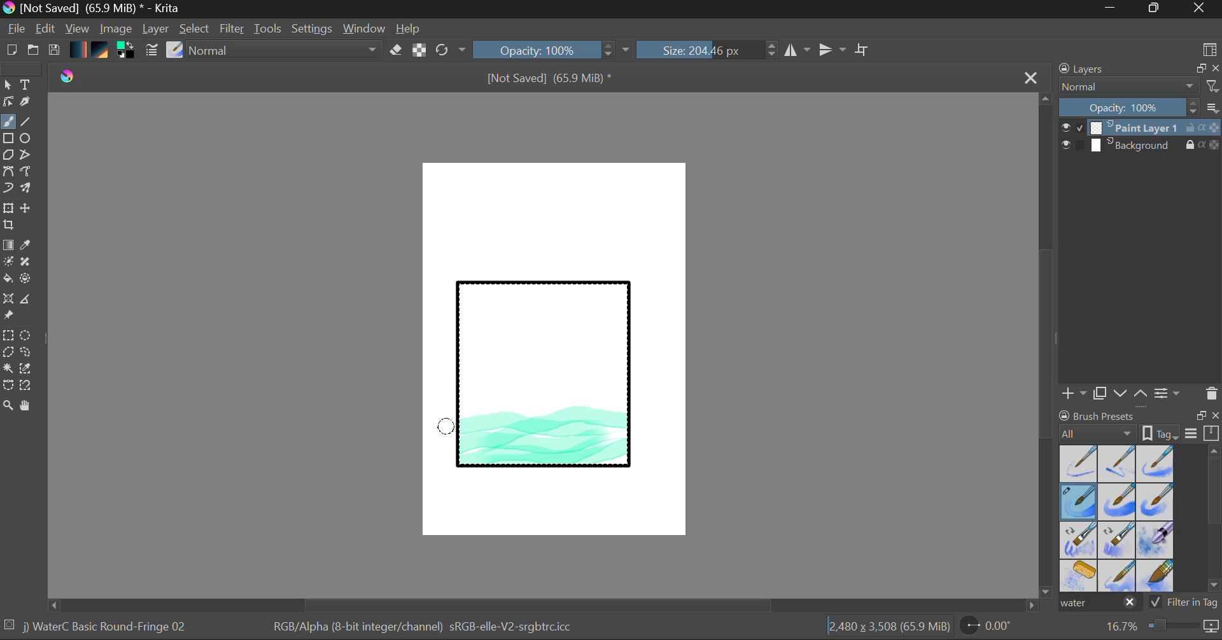  Describe the element at coordinates (1214, 521) in the screenshot. I see `Scroll Bar` at that location.